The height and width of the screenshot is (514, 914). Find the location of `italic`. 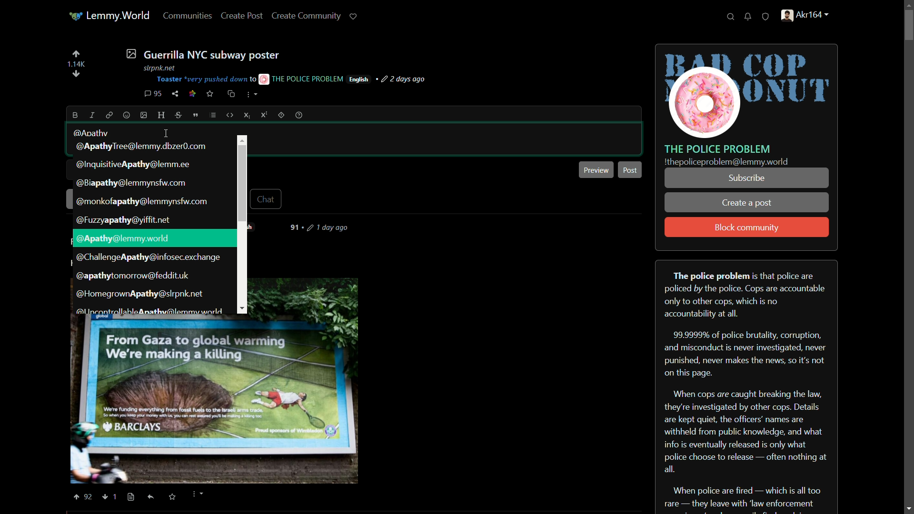

italic is located at coordinates (91, 115).